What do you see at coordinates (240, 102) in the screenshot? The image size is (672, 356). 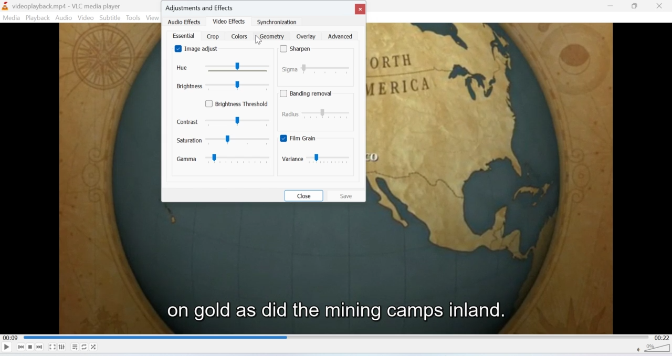 I see `brightness treshold` at bounding box center [240, 102].